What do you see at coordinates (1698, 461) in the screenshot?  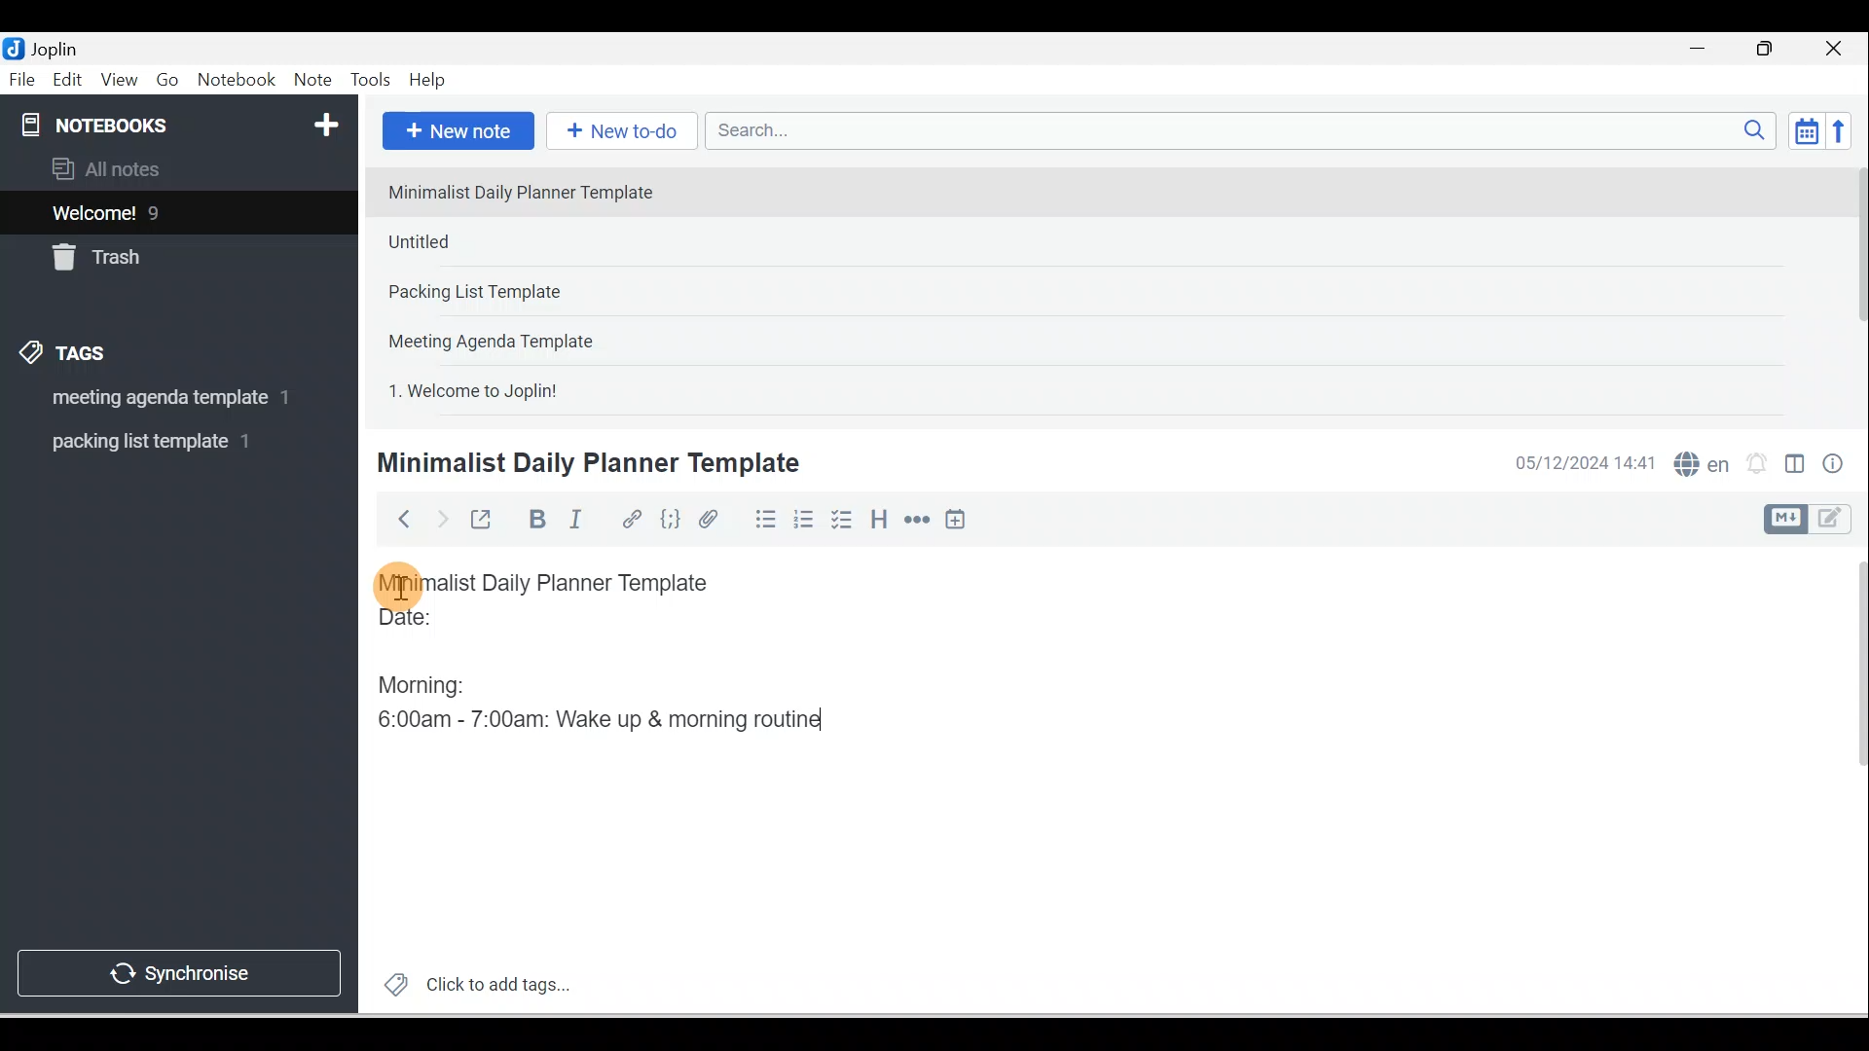 I see `Spelling` at bounding box center [1698, 461].